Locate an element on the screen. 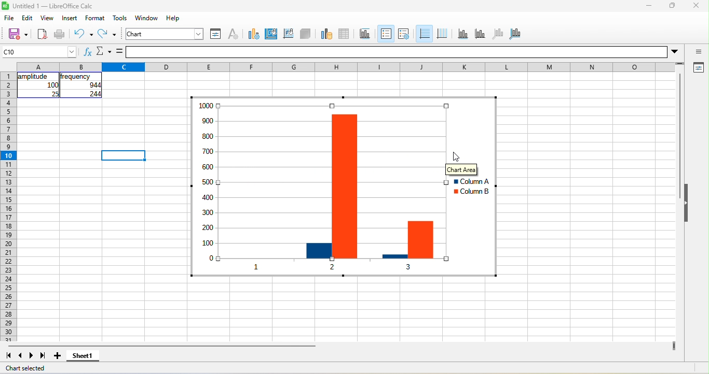 The image size is (709, 374). window is located at coordinates (148, 19).